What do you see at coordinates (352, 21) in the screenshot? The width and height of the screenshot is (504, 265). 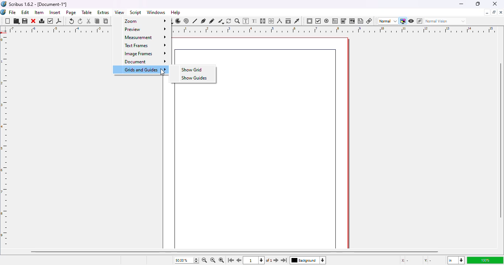 I see `PDF list box` at bounding box center [352, 21].